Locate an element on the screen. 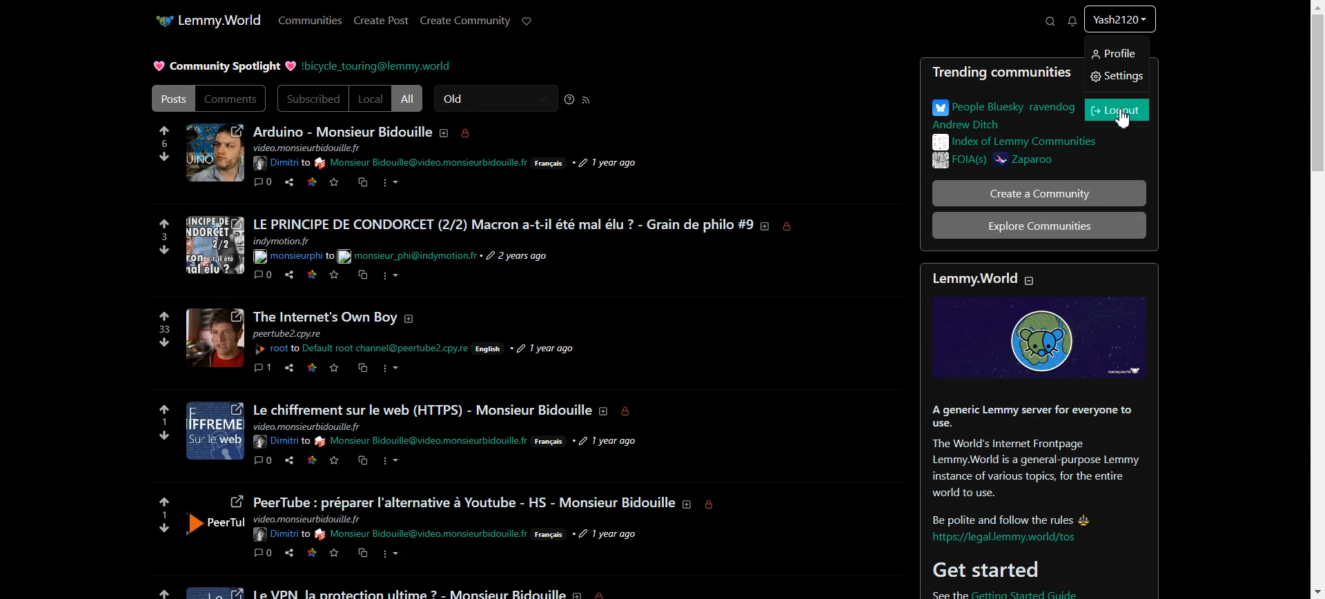 The width and height of the screenshot is (1325, 599). hyperlink is located at coordinates (1039, 591).